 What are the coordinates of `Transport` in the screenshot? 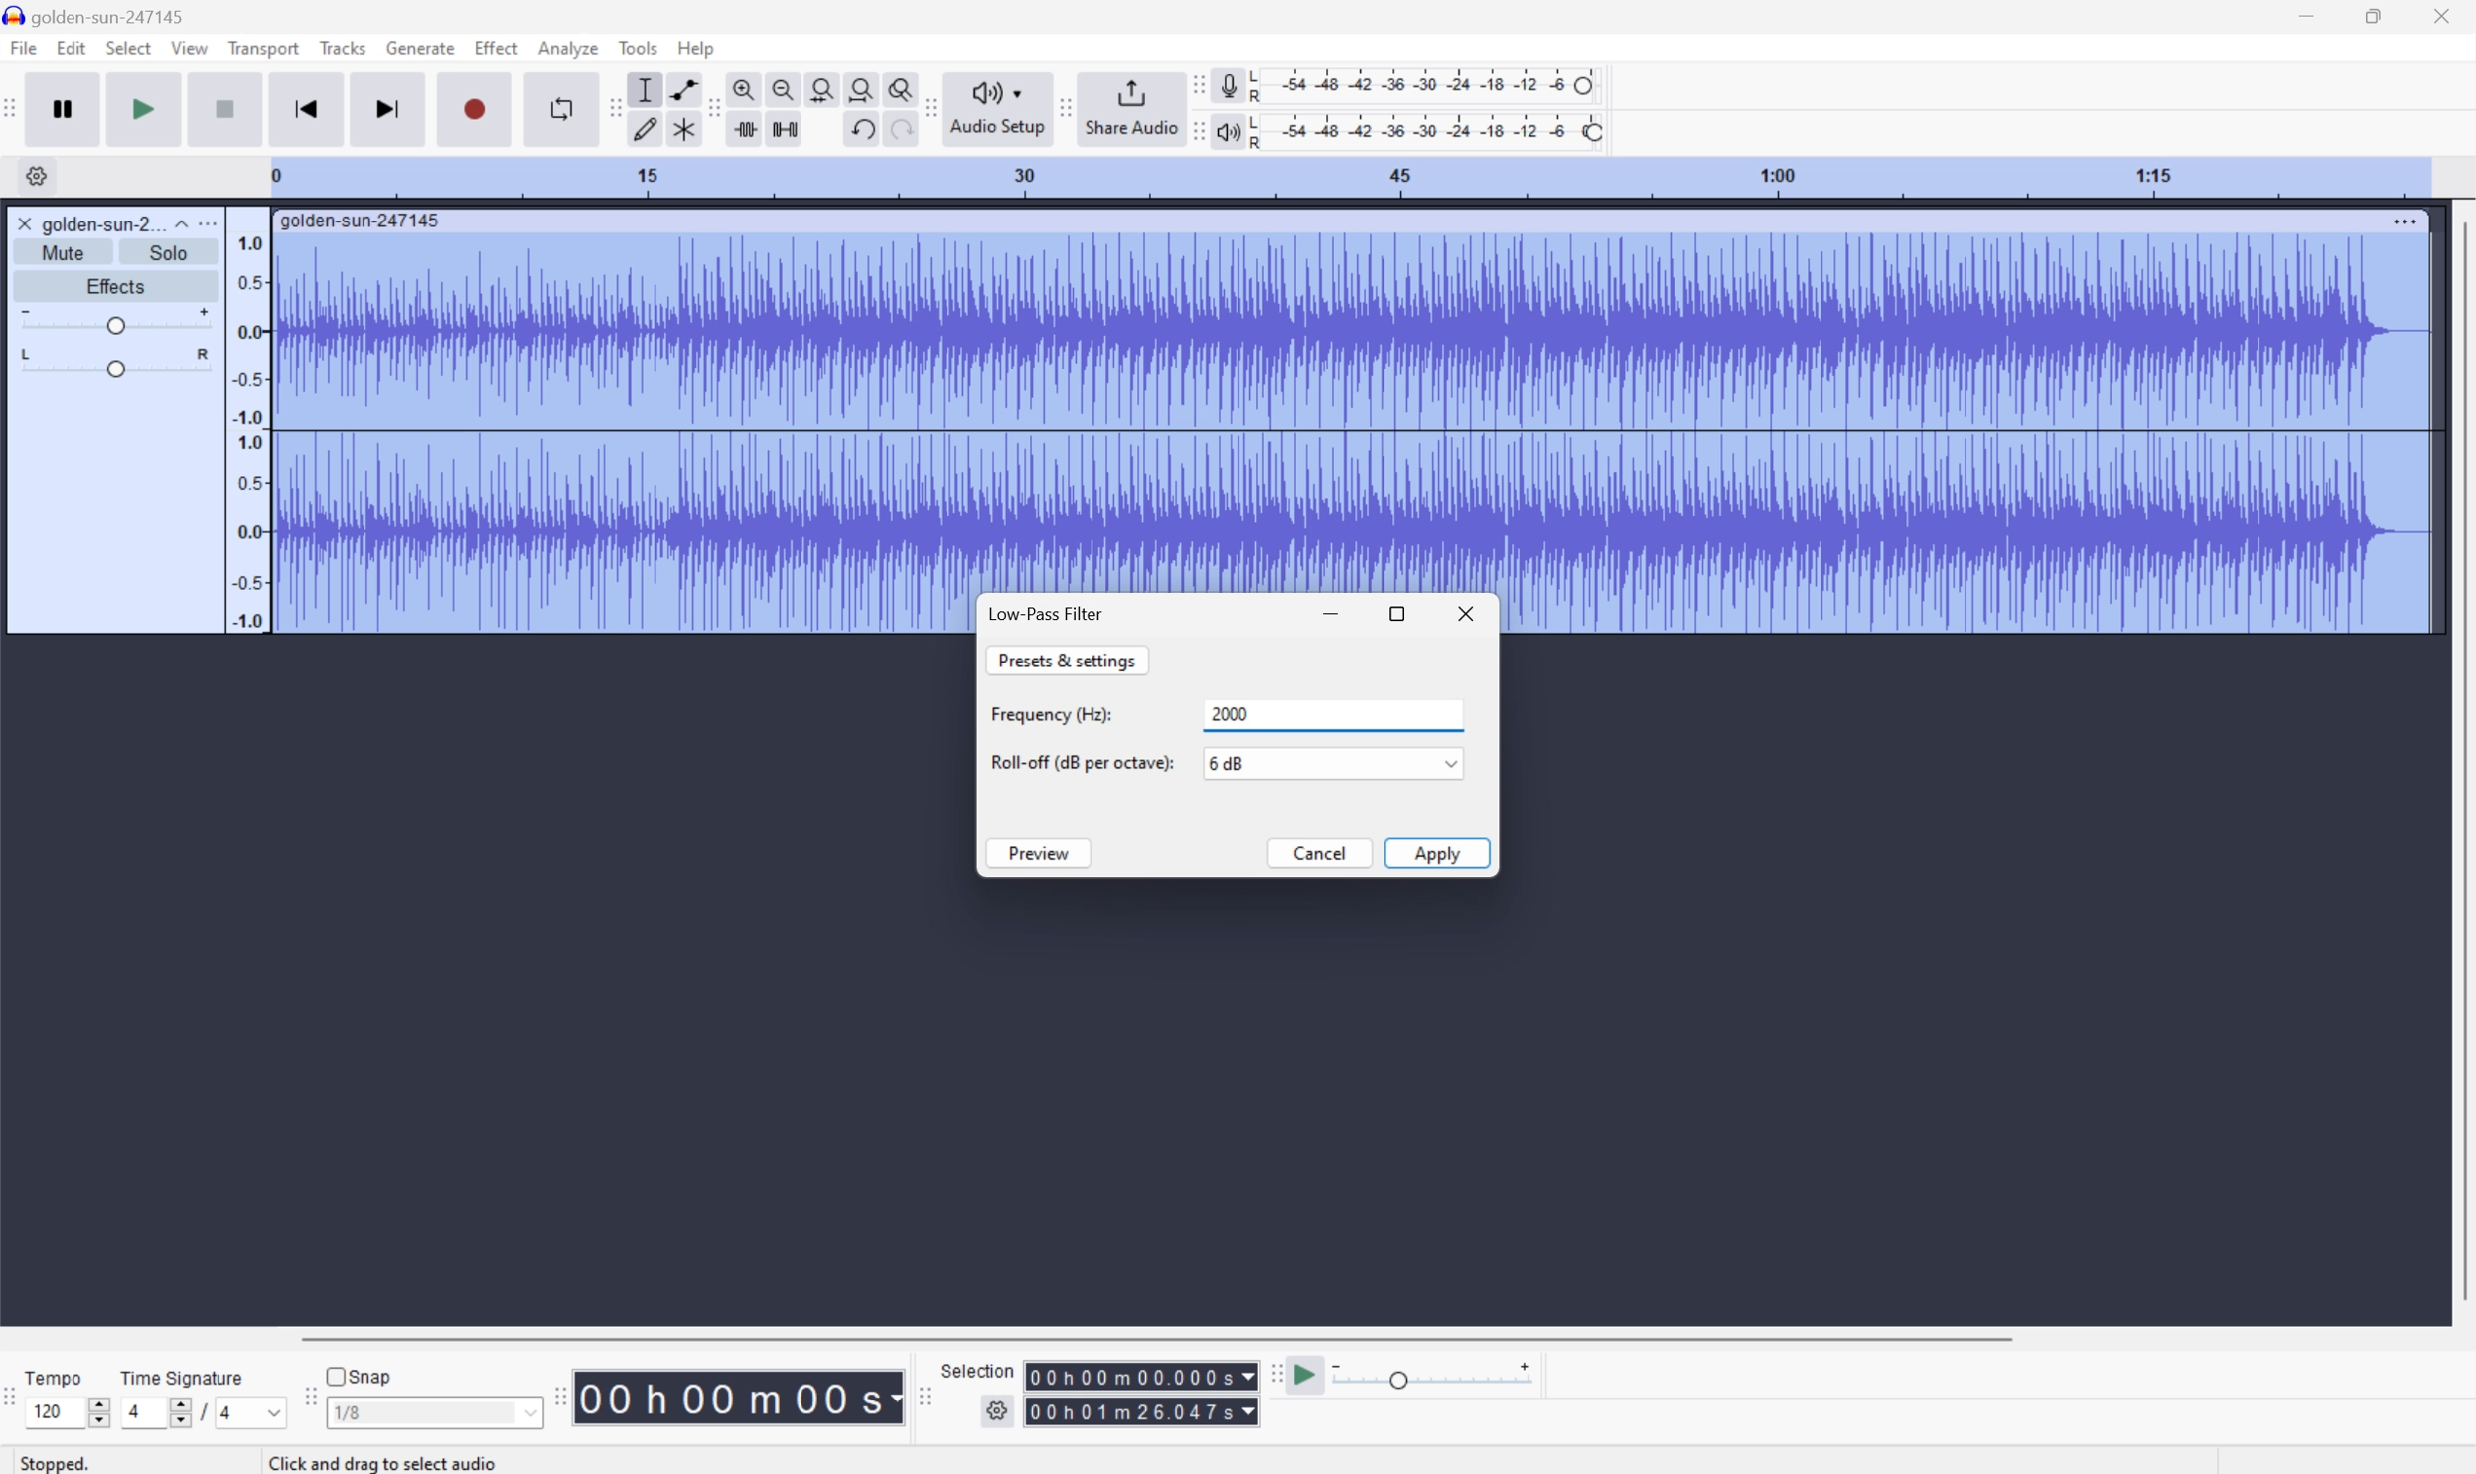 It's located at (265, 49).